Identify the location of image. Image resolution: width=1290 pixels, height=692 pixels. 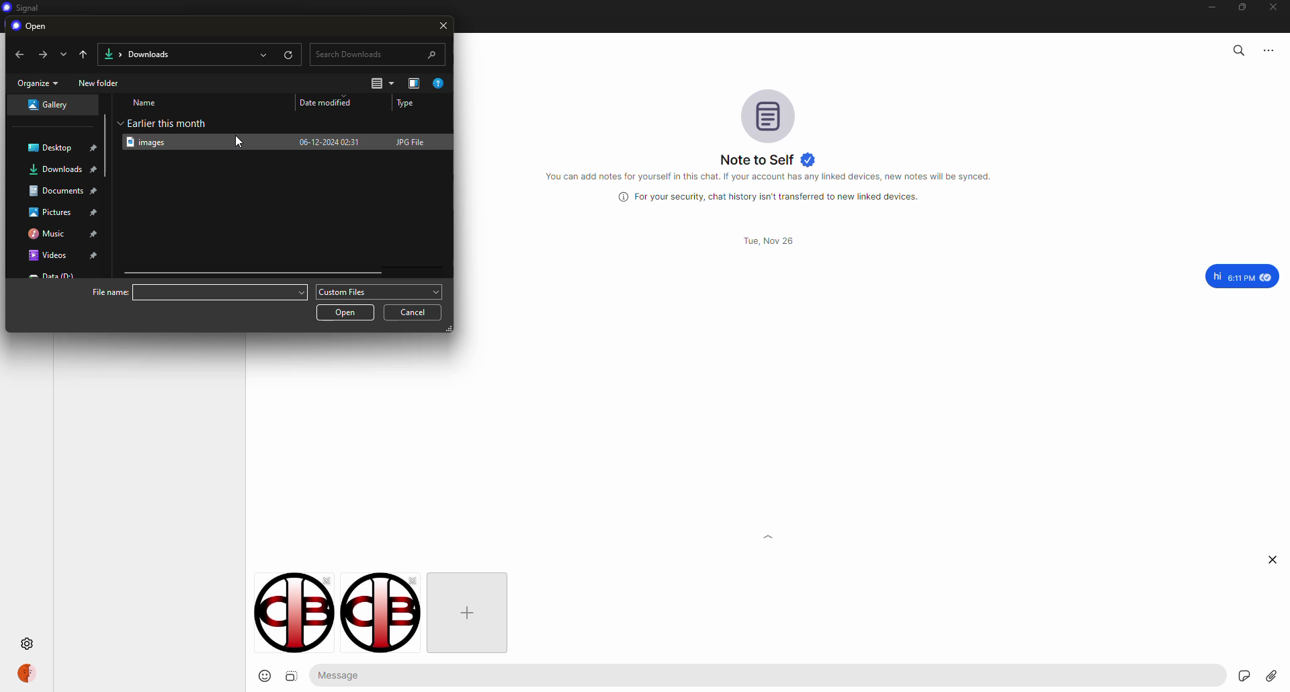
(376, 614).